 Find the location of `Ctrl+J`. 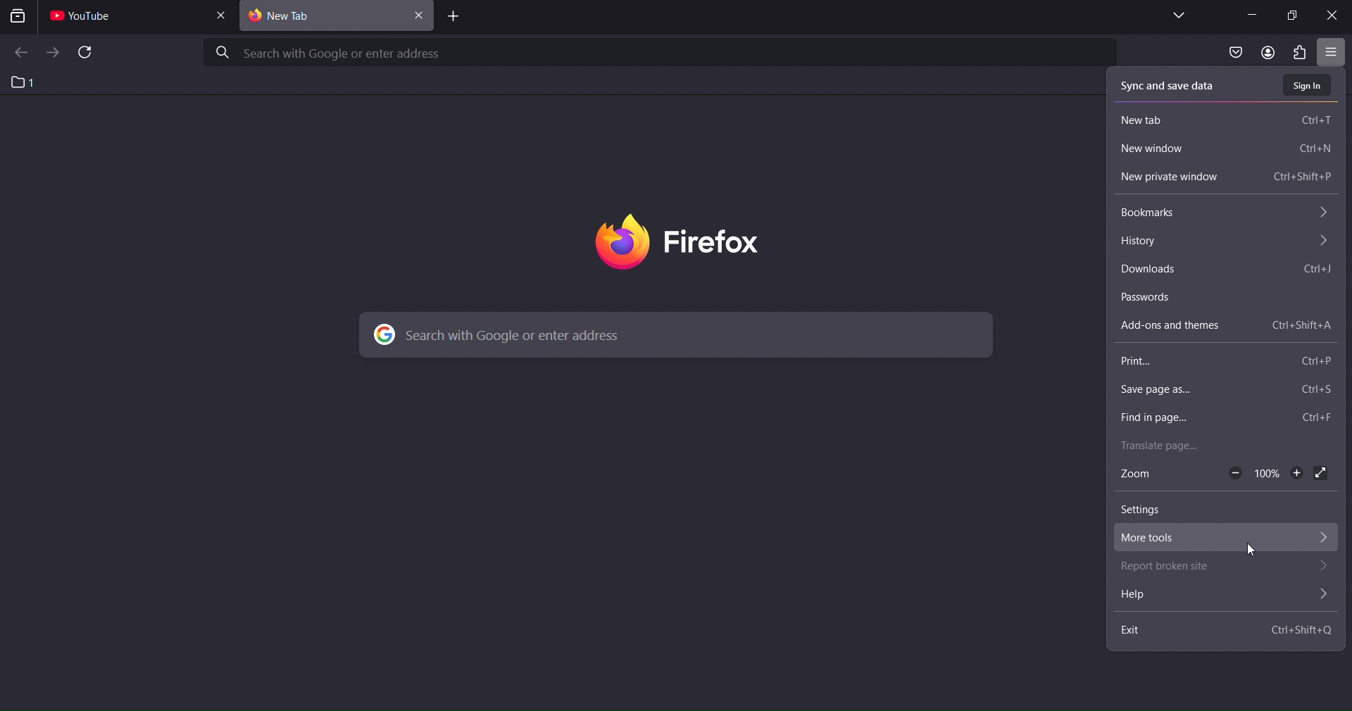

Ctrl+J is located at coordinates (1315, 271).